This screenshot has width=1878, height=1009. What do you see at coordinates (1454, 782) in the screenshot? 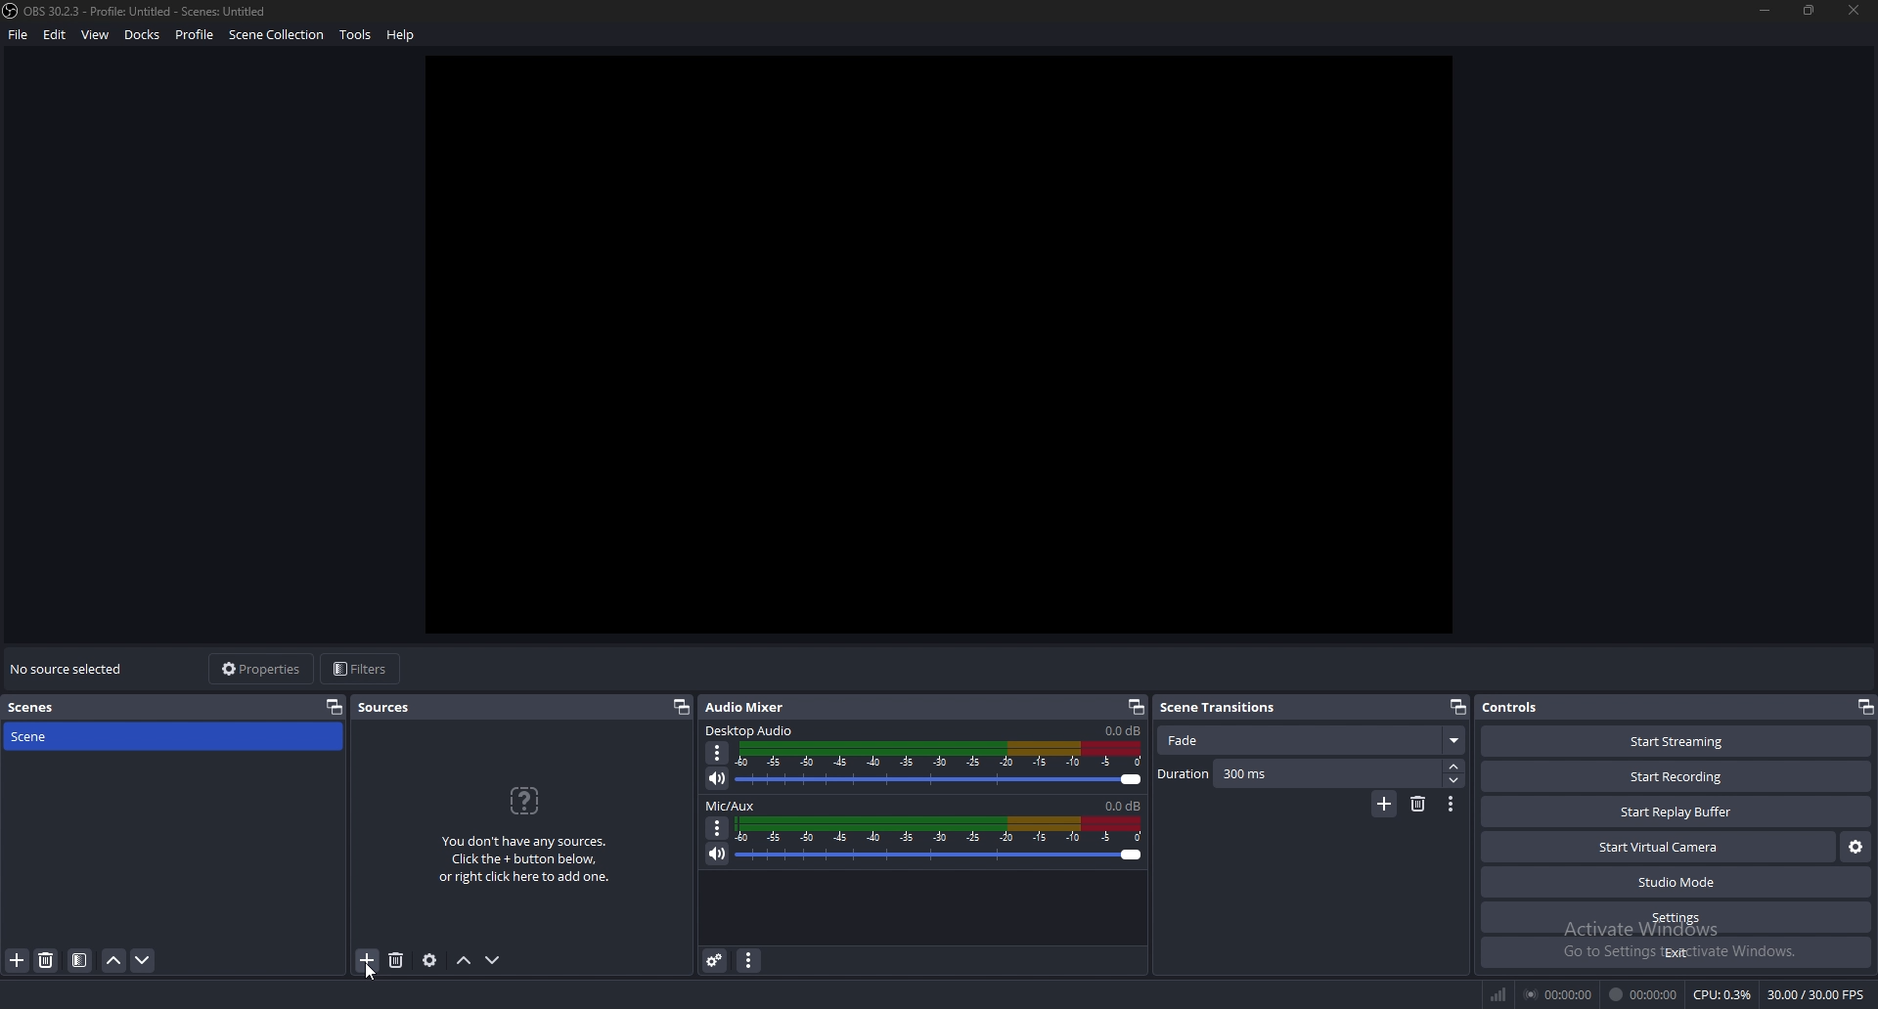
I see `decrease duration` at bounding box center [1454, 782].